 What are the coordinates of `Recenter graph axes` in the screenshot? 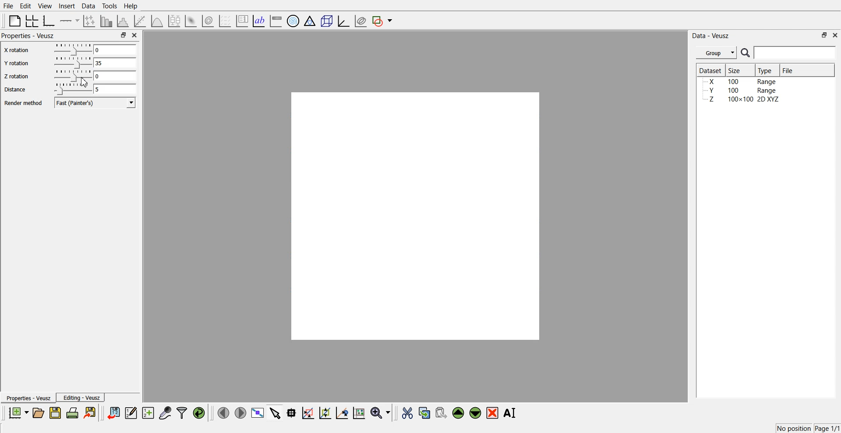 It's located at (343, 412).